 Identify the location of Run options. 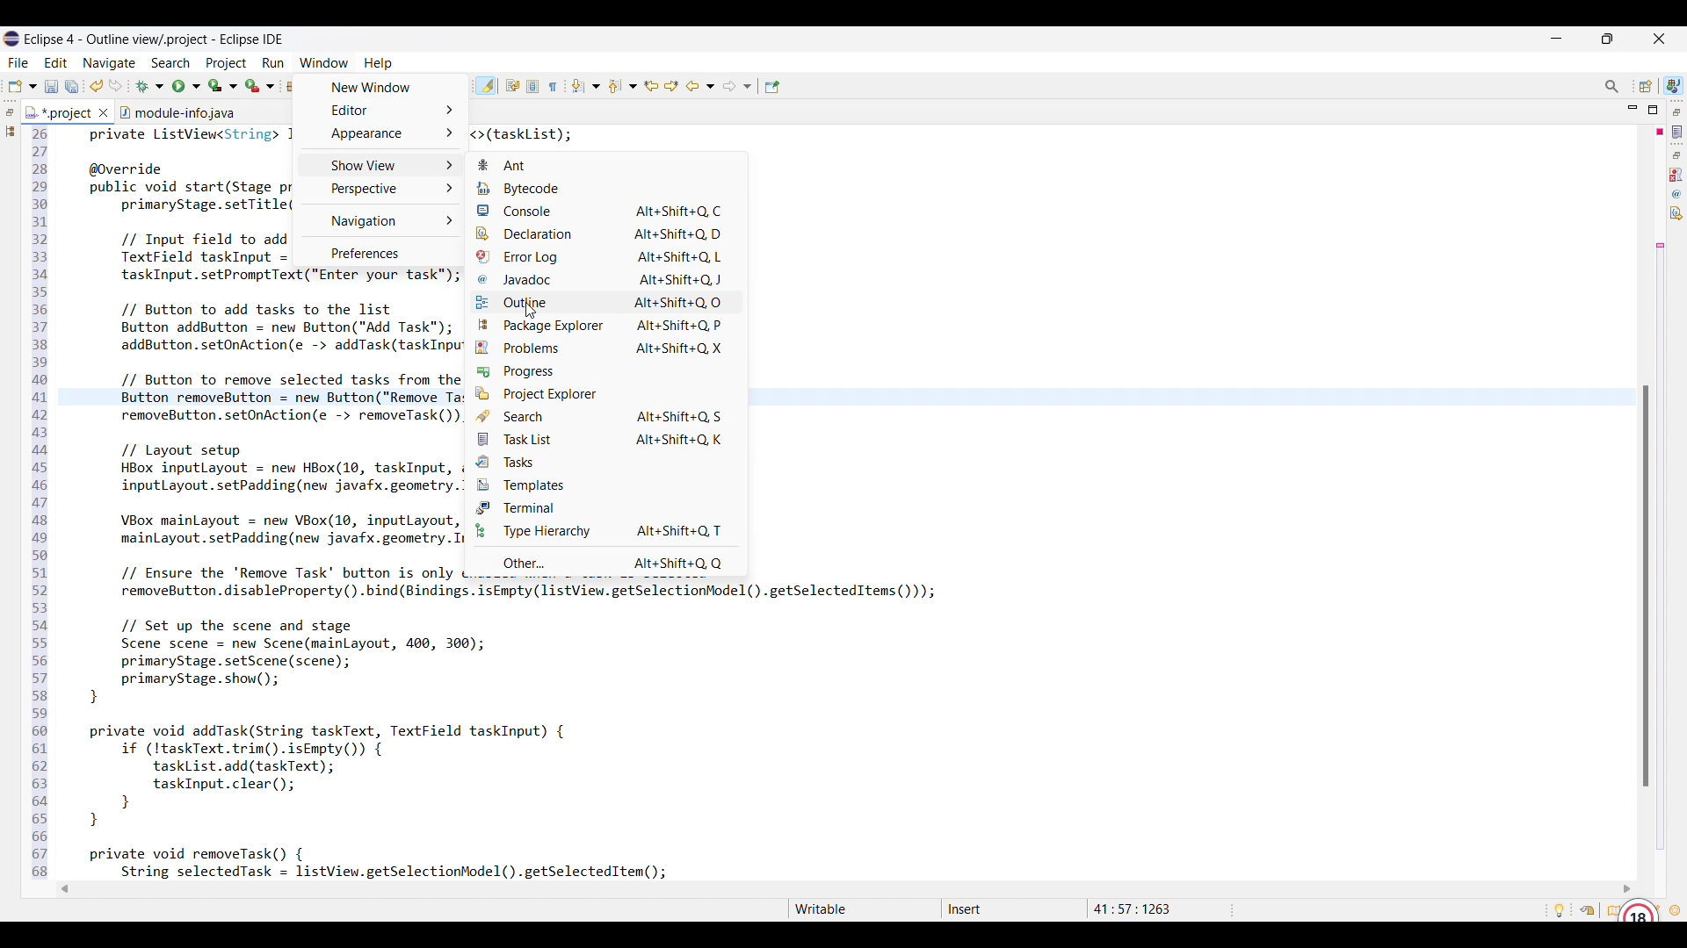
(187, 86).